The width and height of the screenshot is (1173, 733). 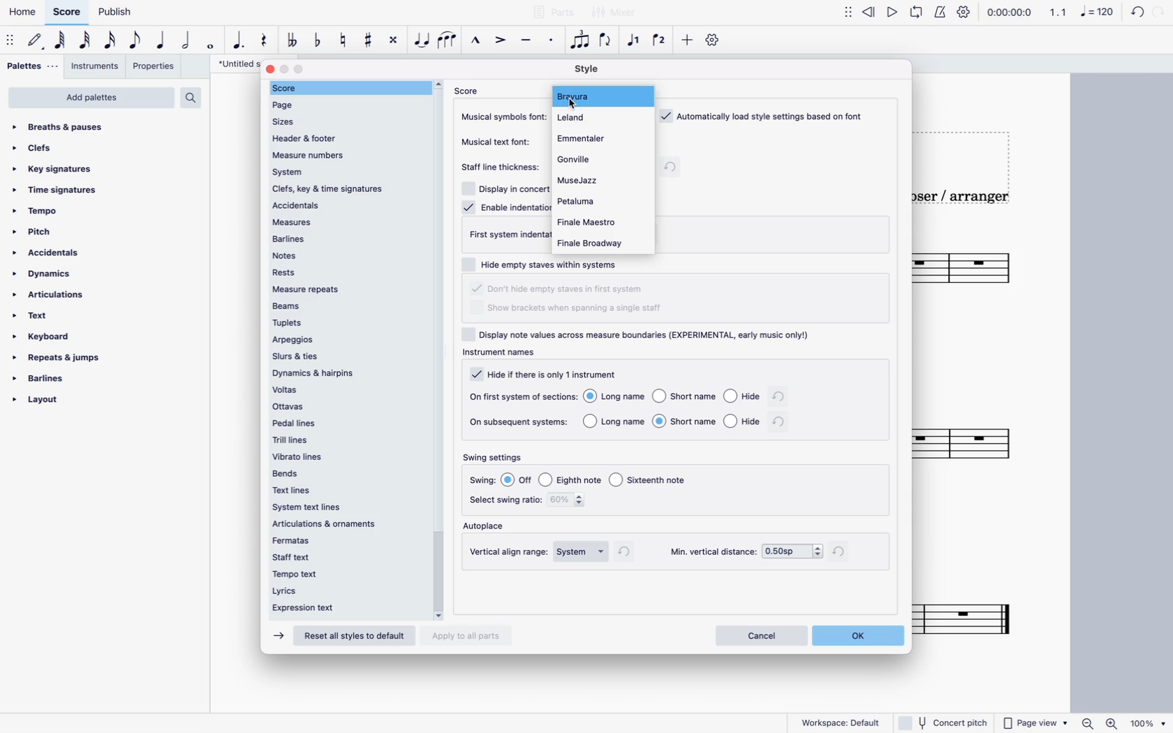 I want to click on instrument names, so click(x=503, y=354).